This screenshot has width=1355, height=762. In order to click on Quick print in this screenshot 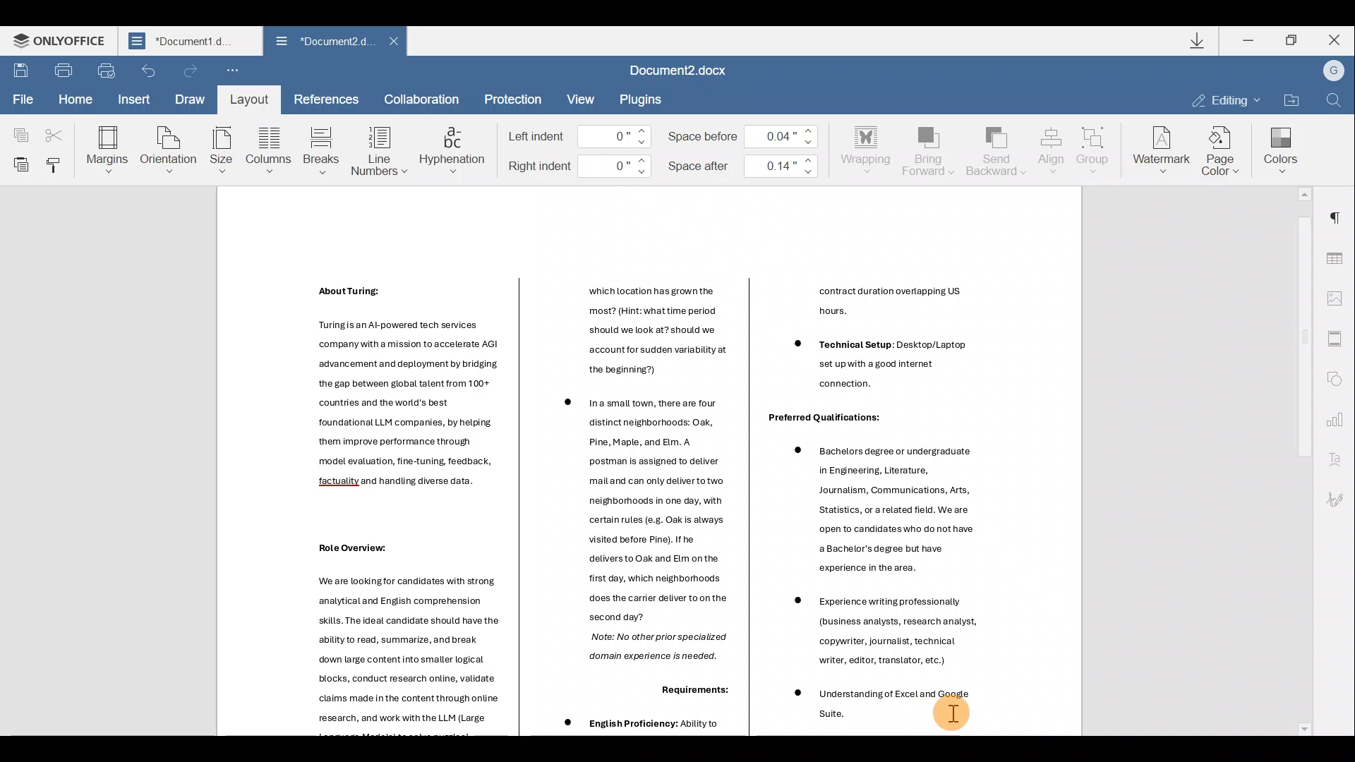, I will do `click(107, 69)`.